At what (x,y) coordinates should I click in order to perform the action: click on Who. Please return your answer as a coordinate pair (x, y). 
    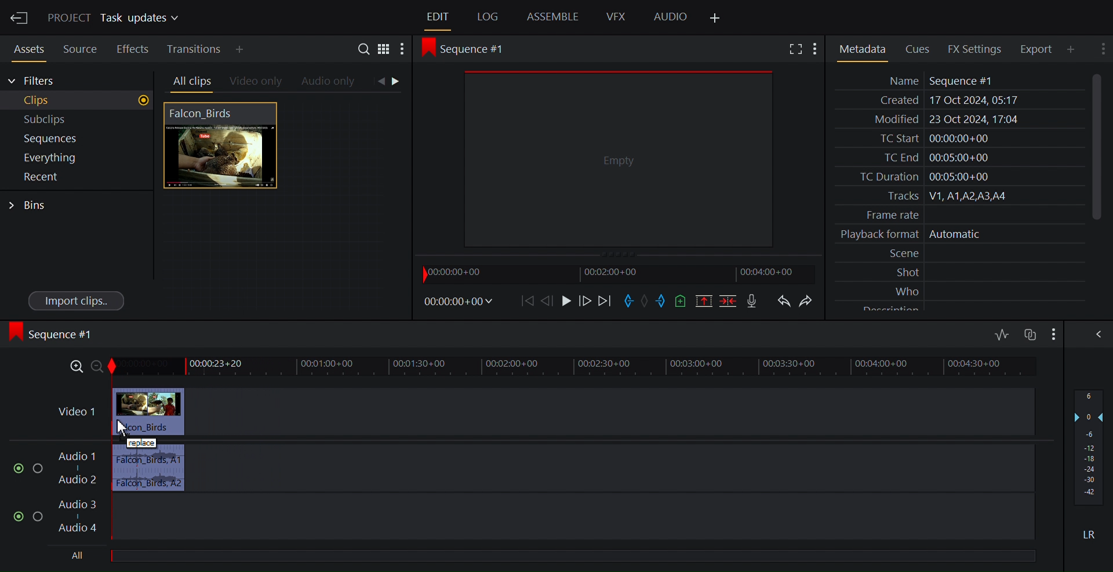
    Looking at the image, I should click on (961, 289).